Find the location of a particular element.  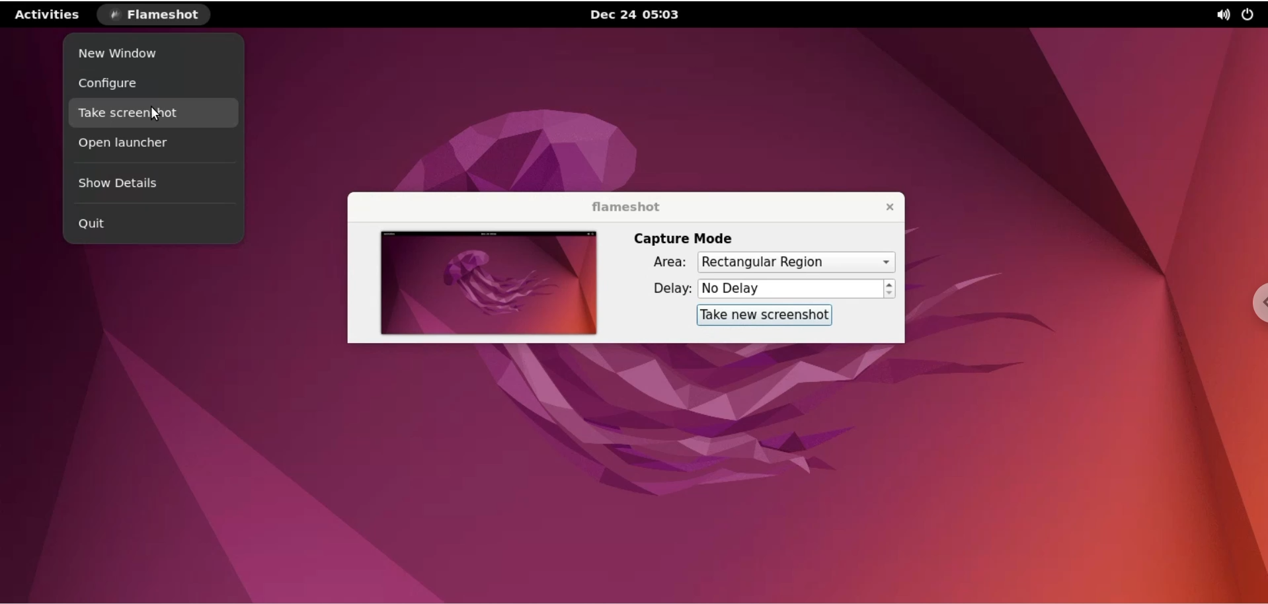

flameshot options is located at coordinates (158, 14).